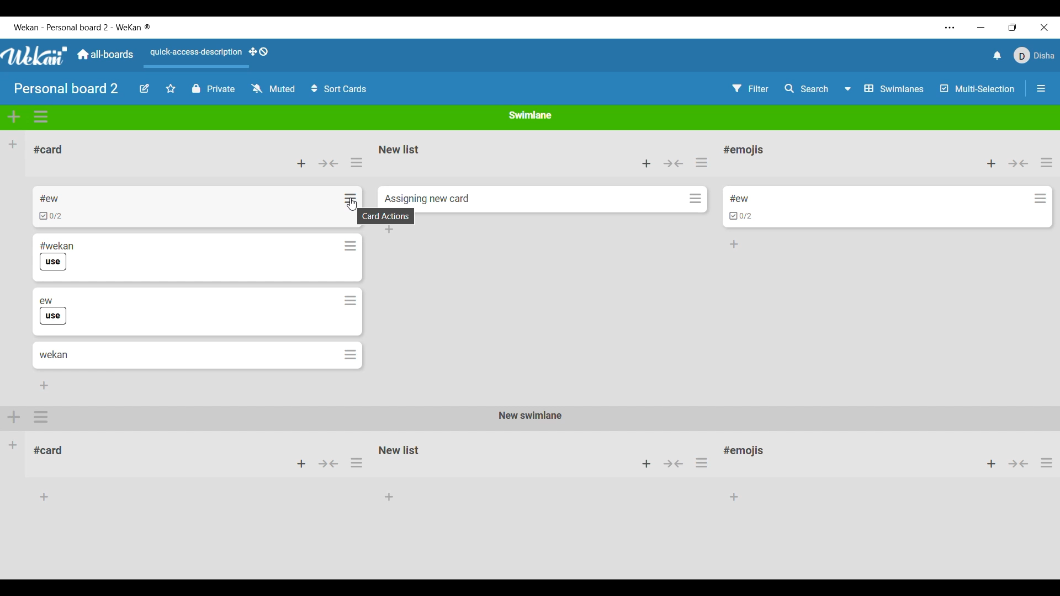 The height and width of the screenshot is (596, 1060). What do you see at coordinates (807, 88) in the screenshot?
I see `Search ` at bounding box center [807, 88].